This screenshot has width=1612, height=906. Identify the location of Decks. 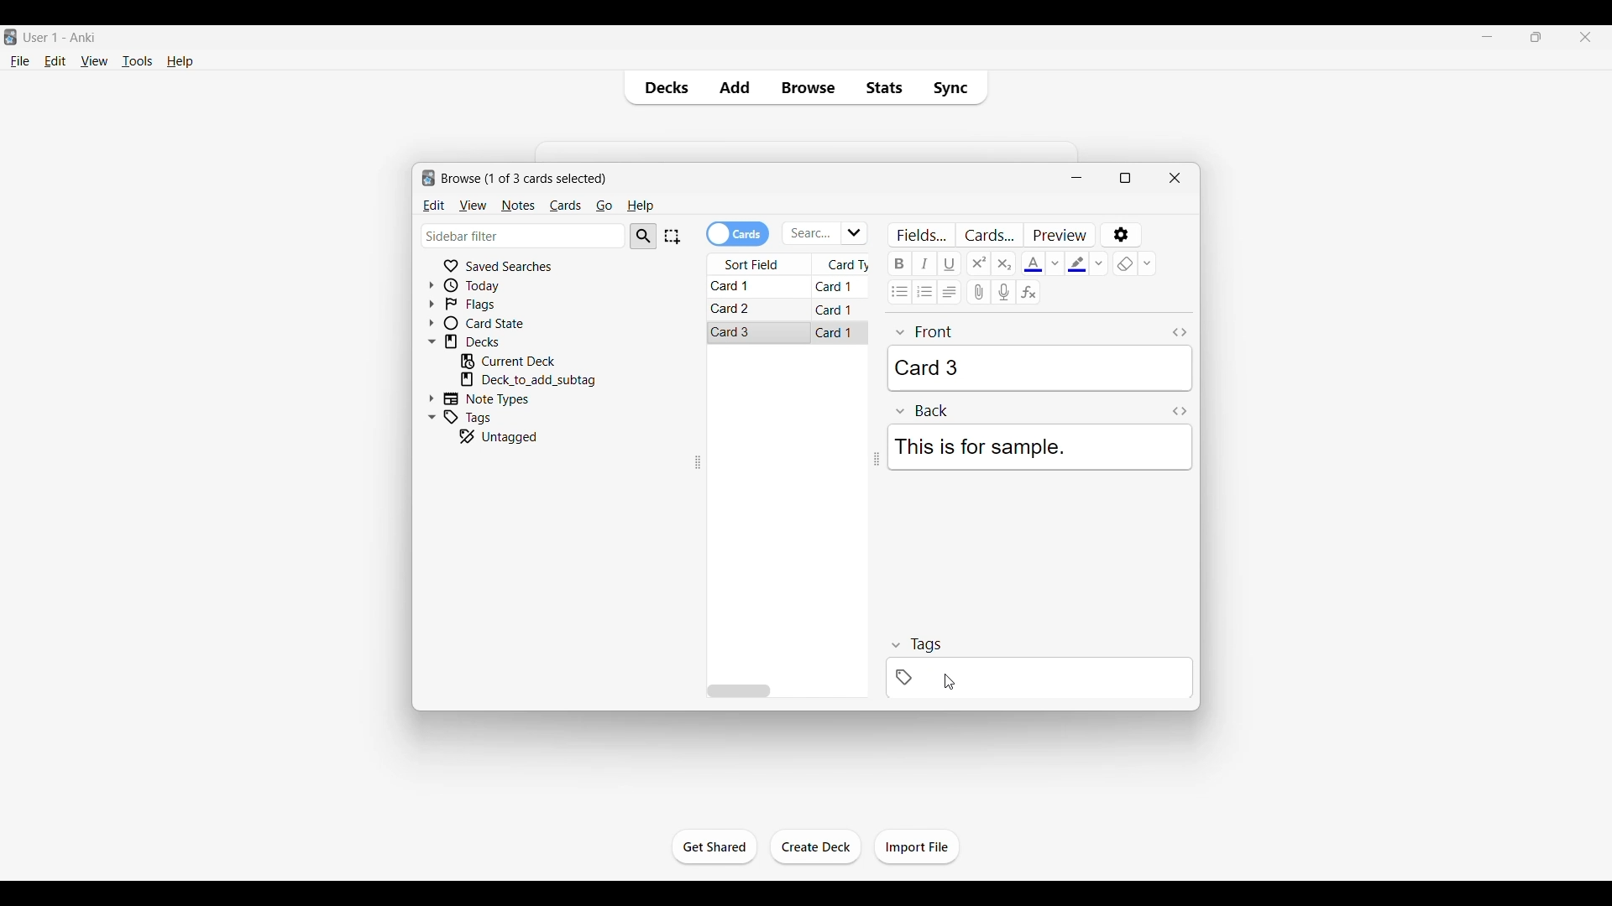
(662, 87).